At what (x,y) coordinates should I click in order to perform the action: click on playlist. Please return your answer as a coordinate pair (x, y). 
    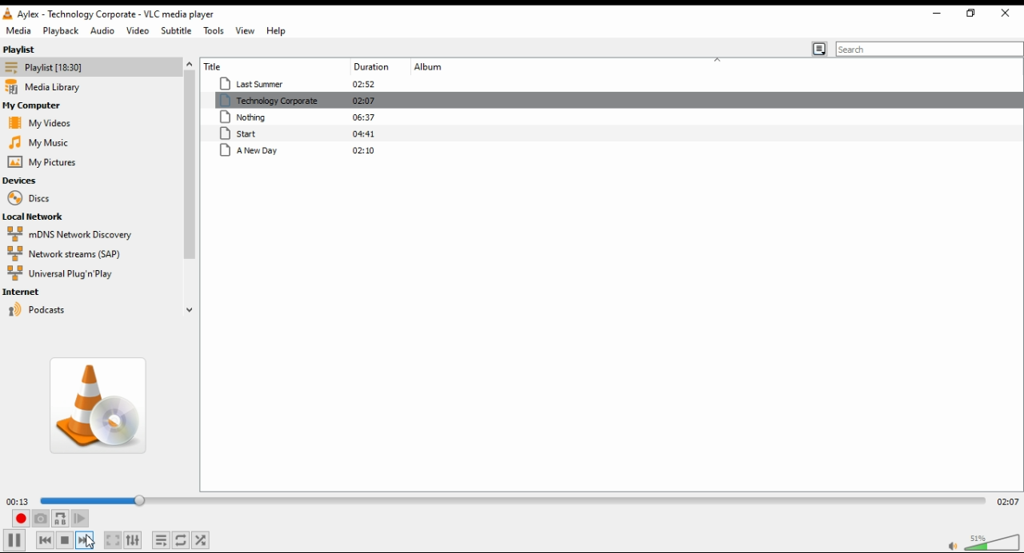
    Looking at the image, I should click on (22, 50).